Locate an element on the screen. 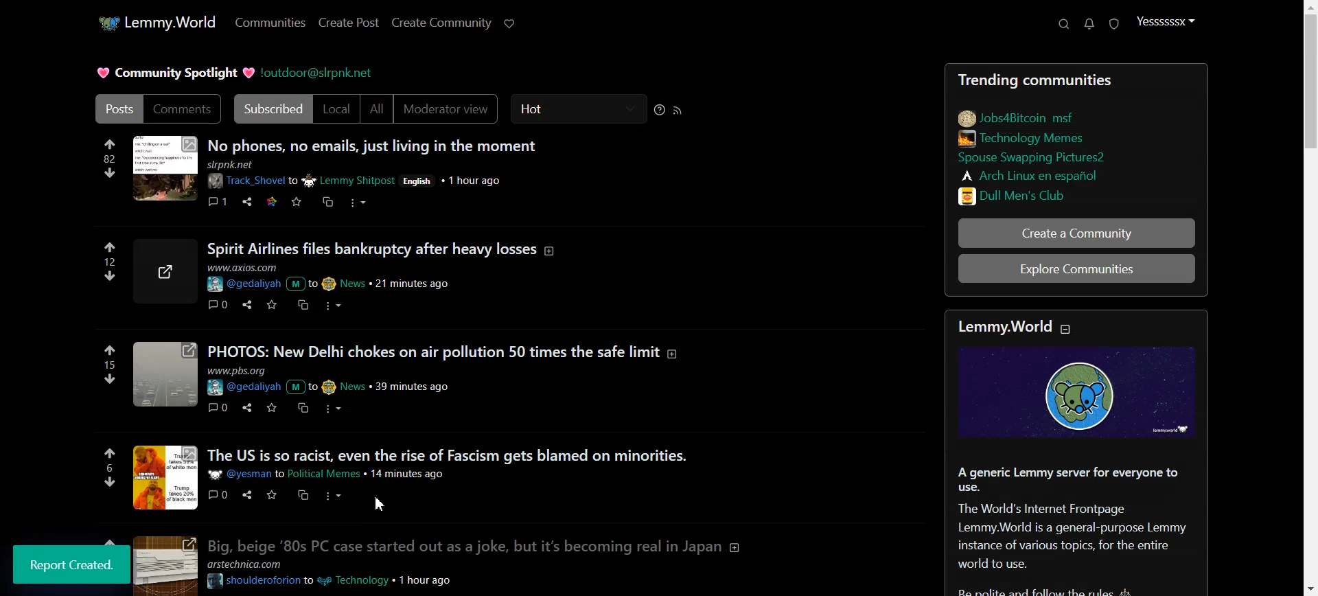 The width and height of the screenshot is (1318, 596). more is located at coordinates (335, 496).